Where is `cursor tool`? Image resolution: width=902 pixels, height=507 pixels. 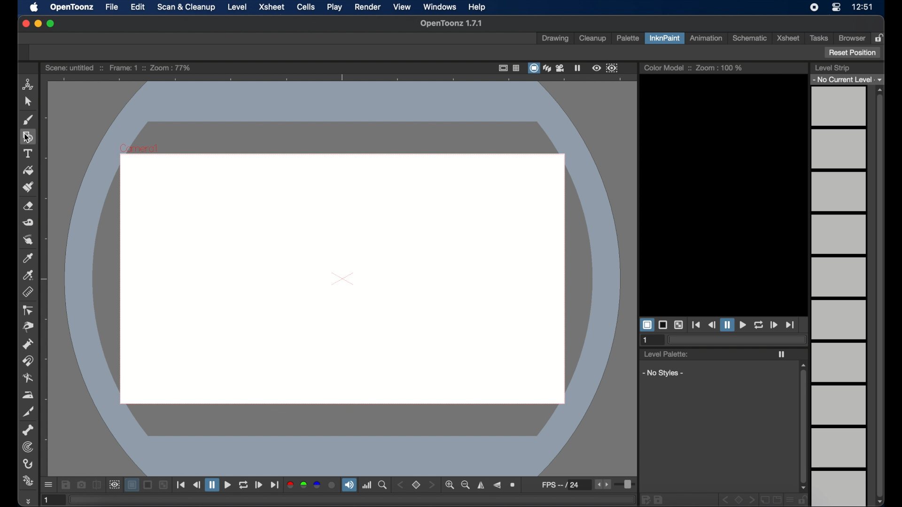
cursor tool is located at coordinates (28, 101).